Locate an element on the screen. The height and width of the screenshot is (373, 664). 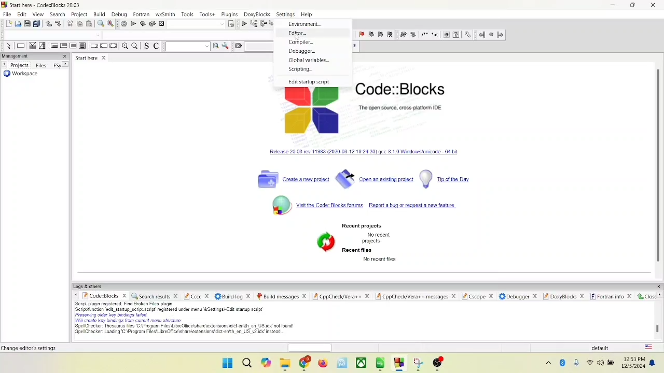
language is located at coordinates (648, 347).